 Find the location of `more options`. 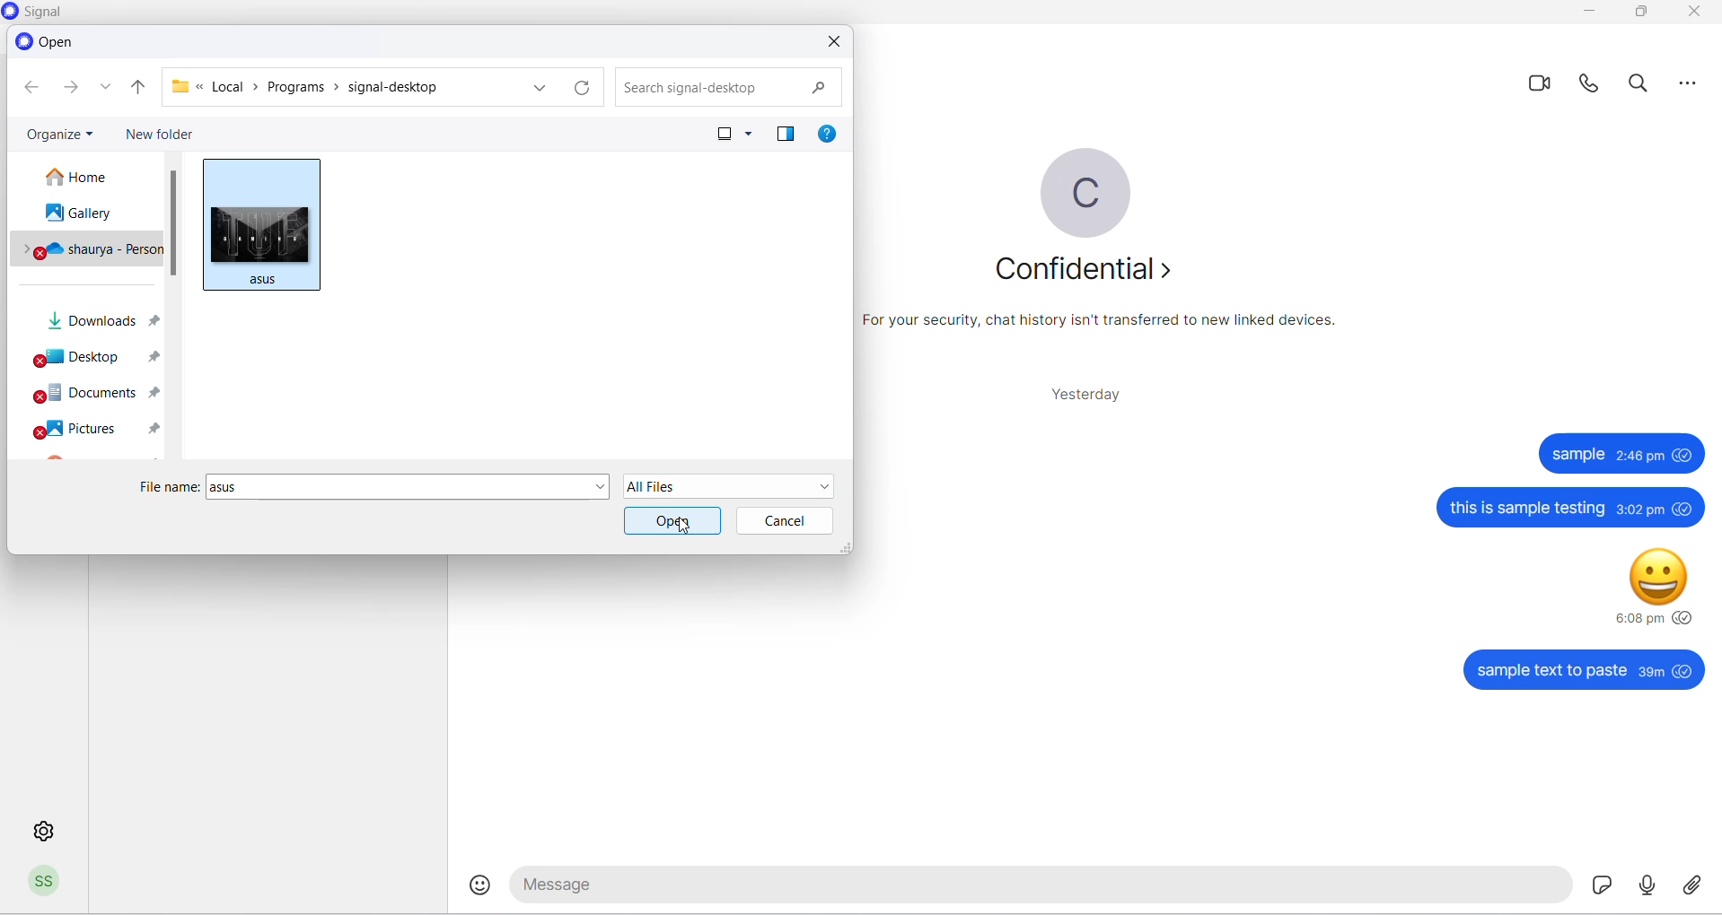

more options is located at coordinates (751, 135).